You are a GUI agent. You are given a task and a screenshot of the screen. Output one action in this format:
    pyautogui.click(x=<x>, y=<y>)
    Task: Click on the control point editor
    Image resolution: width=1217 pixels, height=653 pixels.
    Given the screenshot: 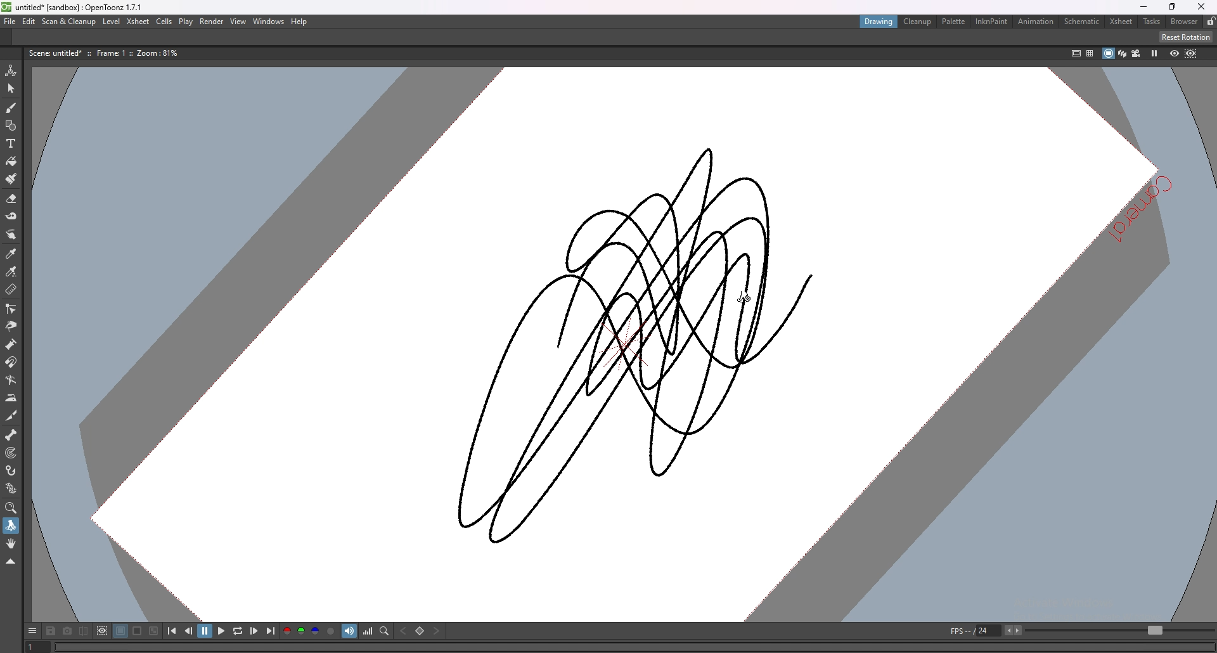 What is the action you would take?
    pyautogui.click(x=11, y=309)
    